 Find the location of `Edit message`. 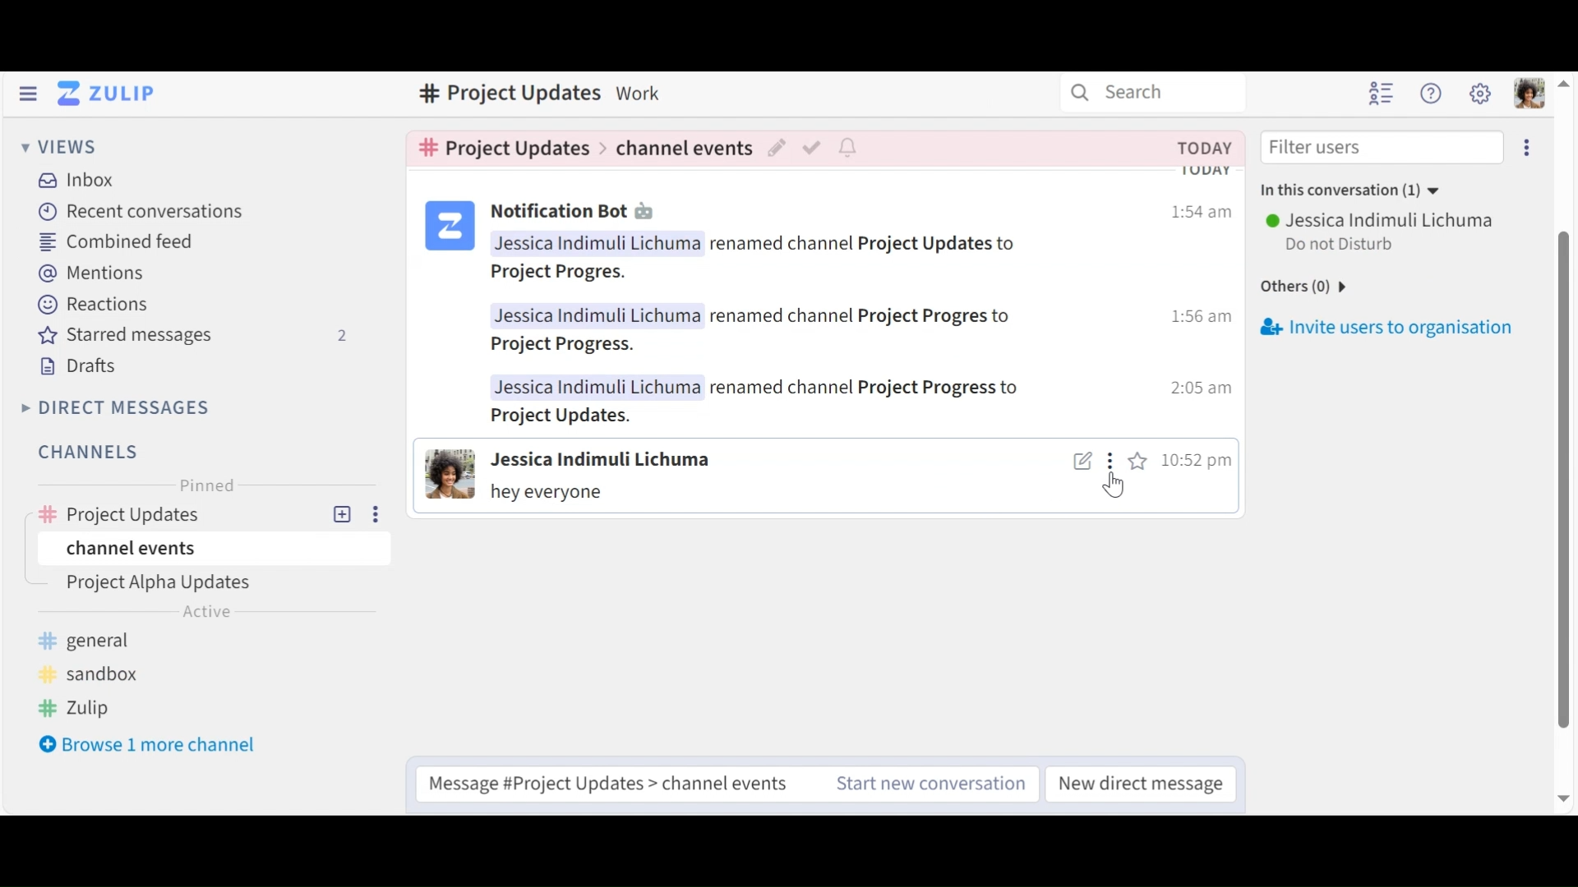

Edit message is located at coordinates (1083, 462).